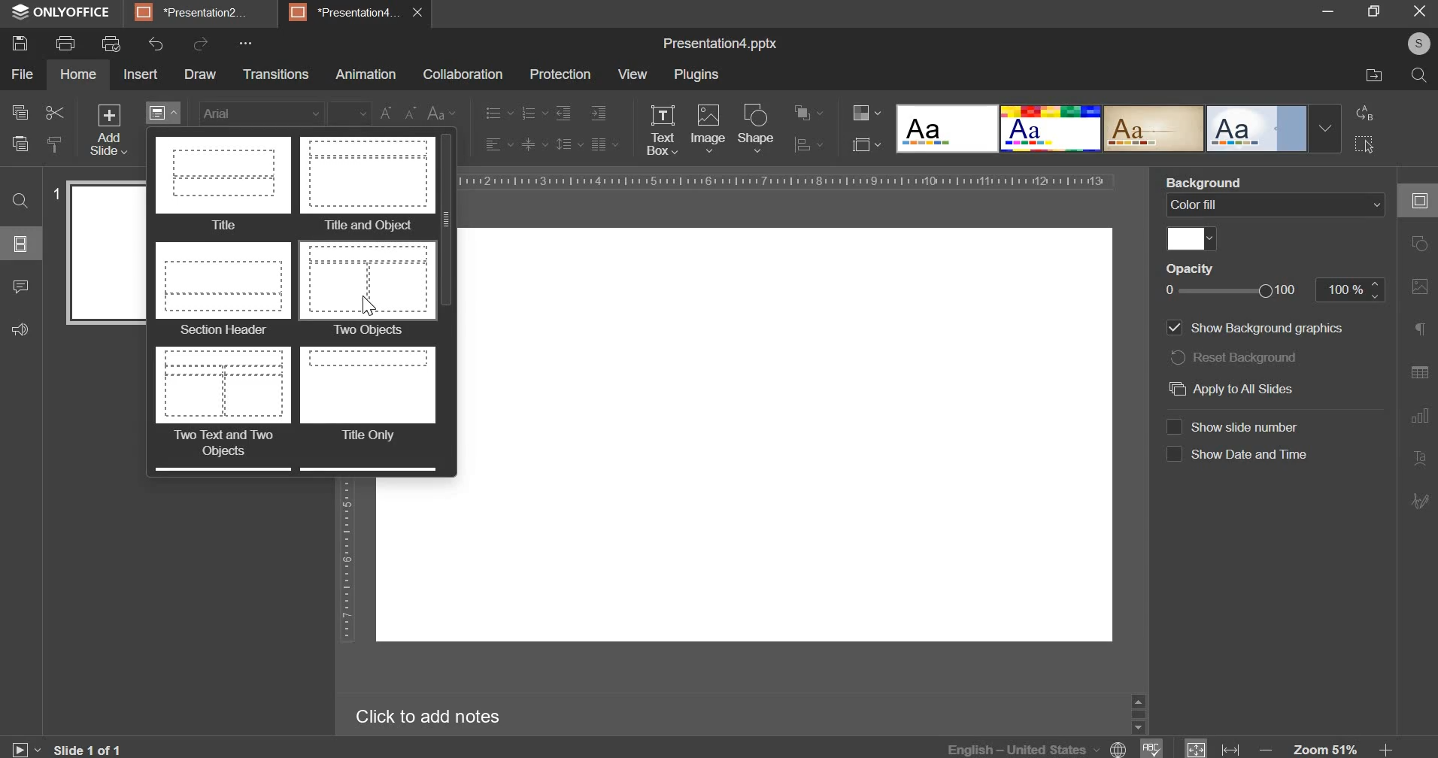  Describe the element at coordinates (411, 113) in the screenshot. I see `decrease` at that location.